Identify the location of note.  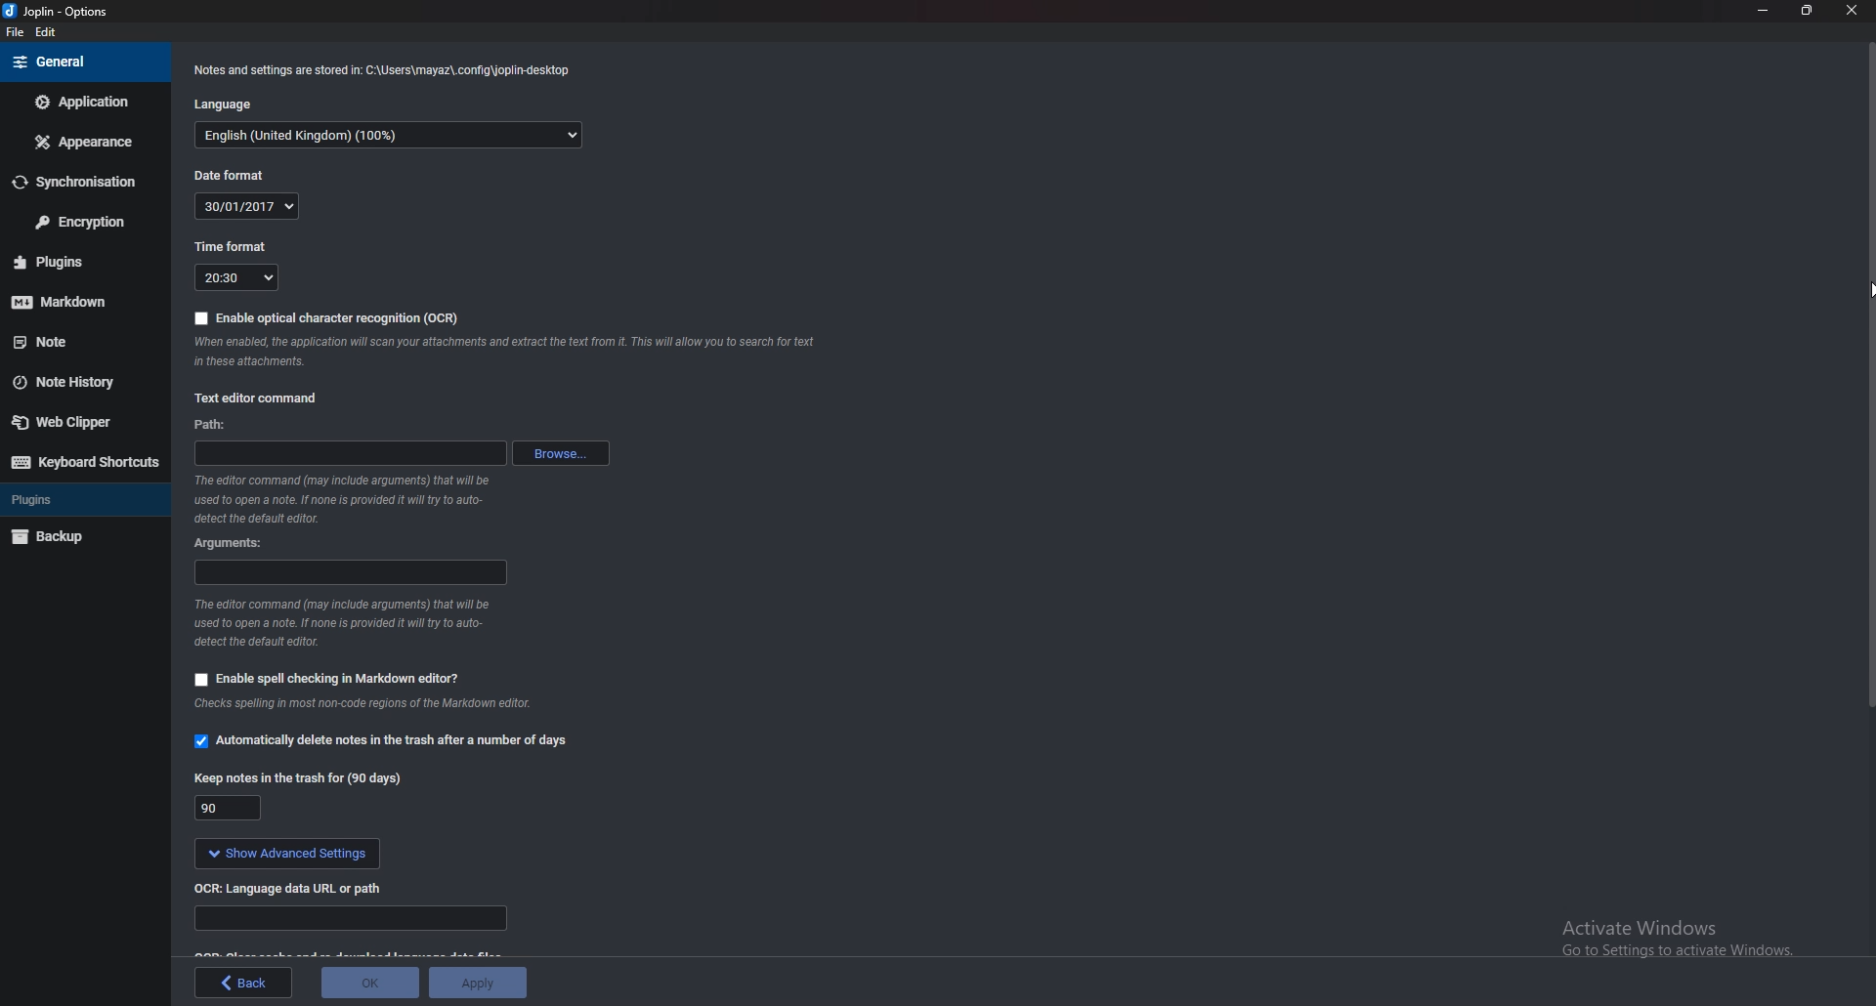
(66, 341).